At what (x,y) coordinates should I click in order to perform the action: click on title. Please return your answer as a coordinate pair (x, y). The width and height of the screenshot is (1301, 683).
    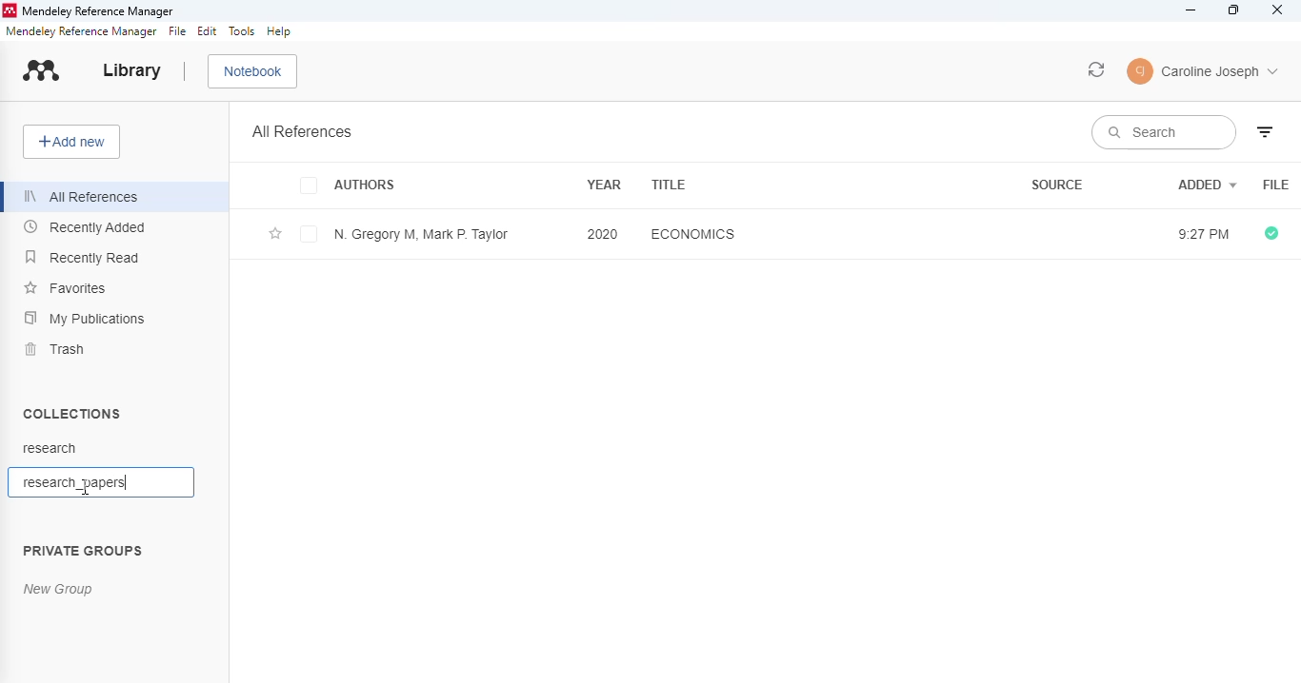
    Looking at the image, I should click on (670, 185).